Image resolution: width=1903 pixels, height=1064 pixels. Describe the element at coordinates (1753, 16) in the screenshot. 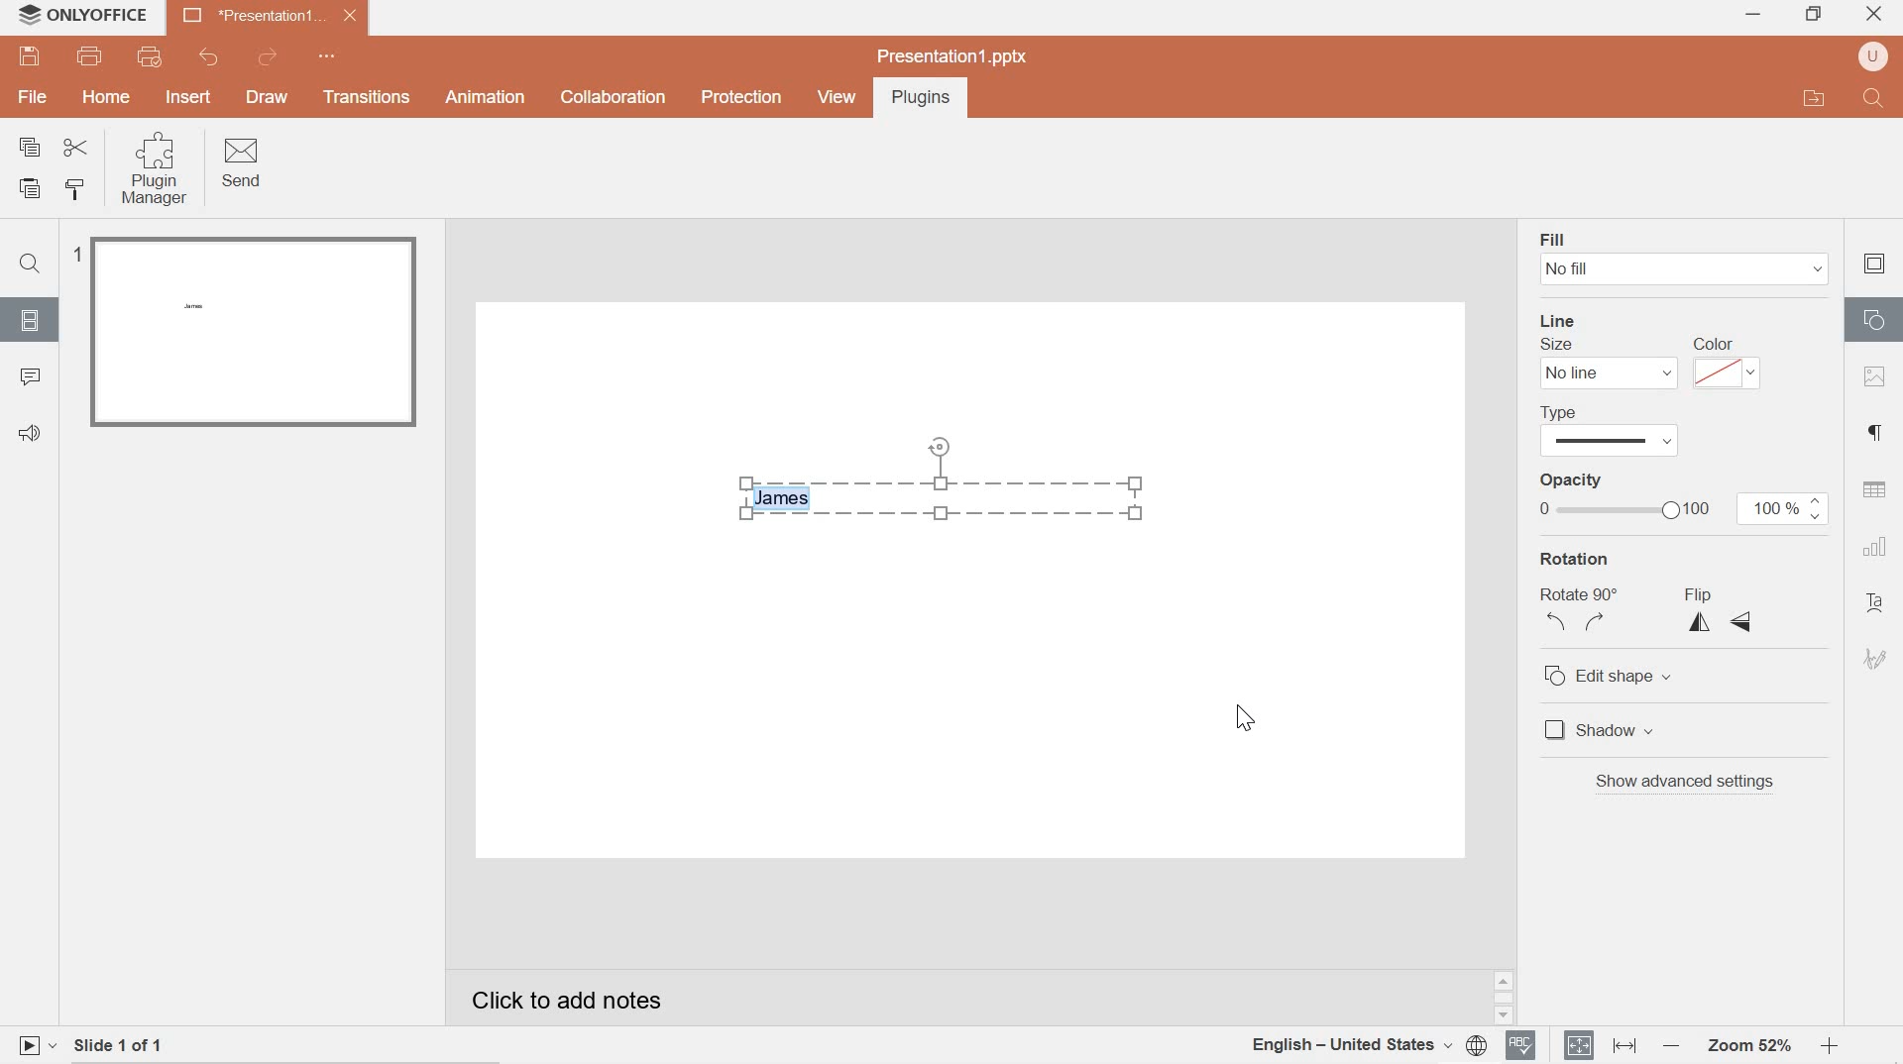

I see `minimize` at that location.